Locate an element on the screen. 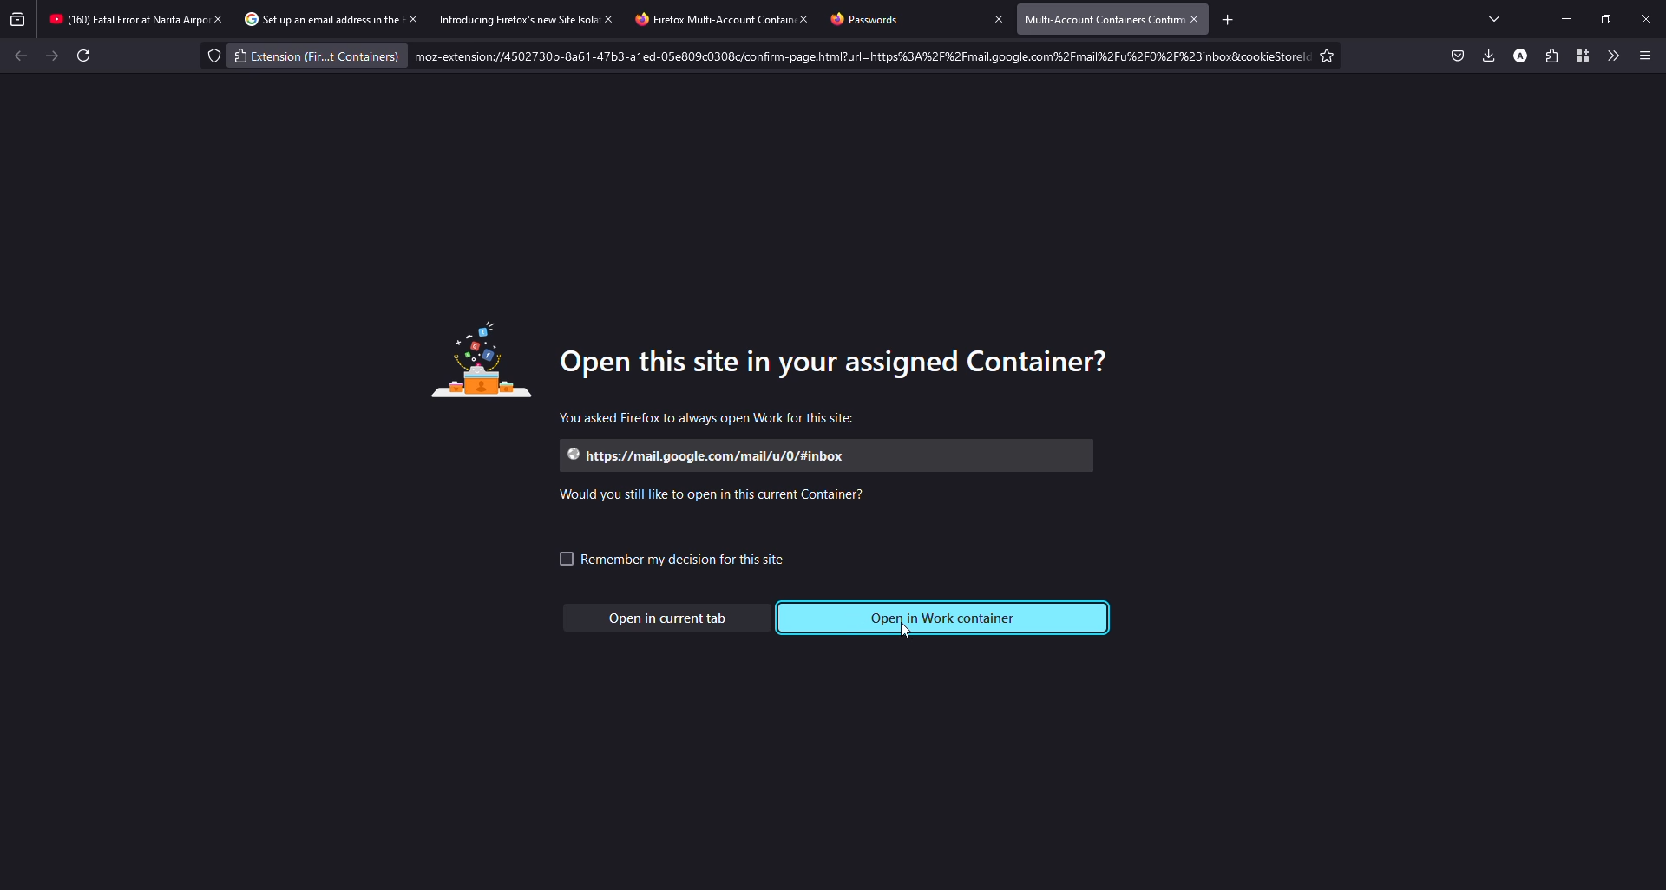  checkbox is located at coordinates (554, 559).